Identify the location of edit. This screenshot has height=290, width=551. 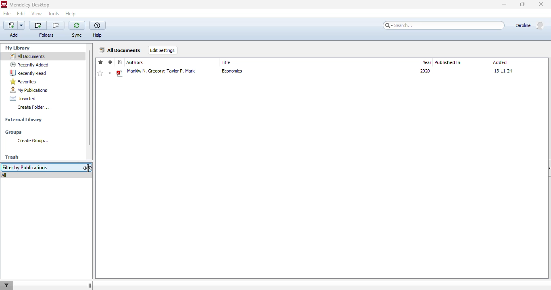
(21, 13).